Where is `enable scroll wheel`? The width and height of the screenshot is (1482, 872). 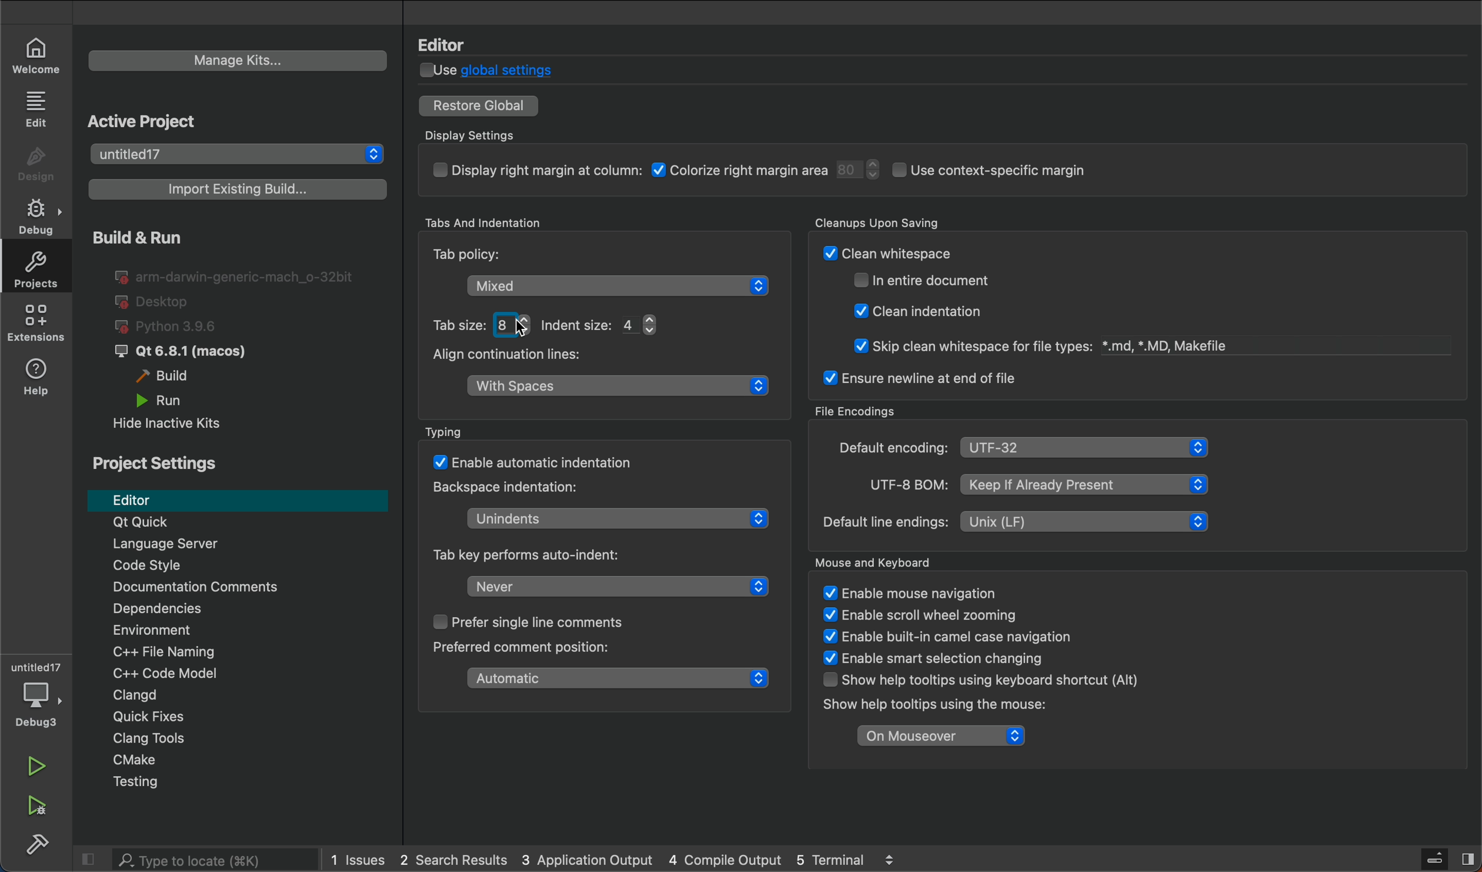 enable scroll wheel is located at coordinates (924, 616).